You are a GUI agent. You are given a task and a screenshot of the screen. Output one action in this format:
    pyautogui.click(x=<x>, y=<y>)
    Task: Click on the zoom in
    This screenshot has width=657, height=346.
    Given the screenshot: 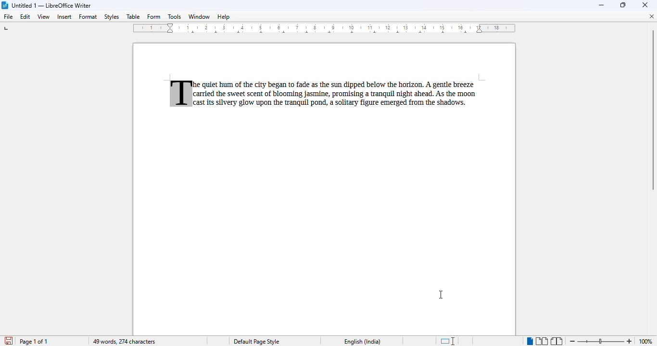 What is the action you would take?
    pyautogui.click(x=629, y=341)
    